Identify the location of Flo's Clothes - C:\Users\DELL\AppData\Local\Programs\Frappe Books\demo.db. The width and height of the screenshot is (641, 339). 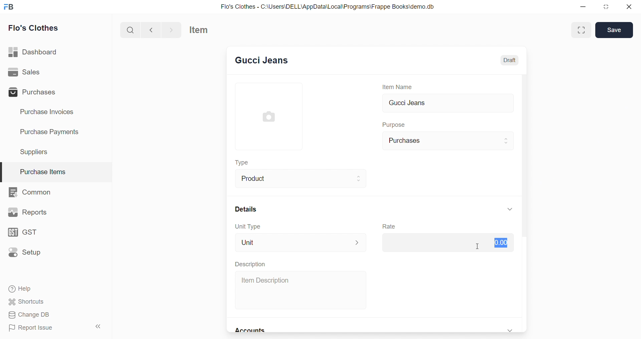
(328, 6).